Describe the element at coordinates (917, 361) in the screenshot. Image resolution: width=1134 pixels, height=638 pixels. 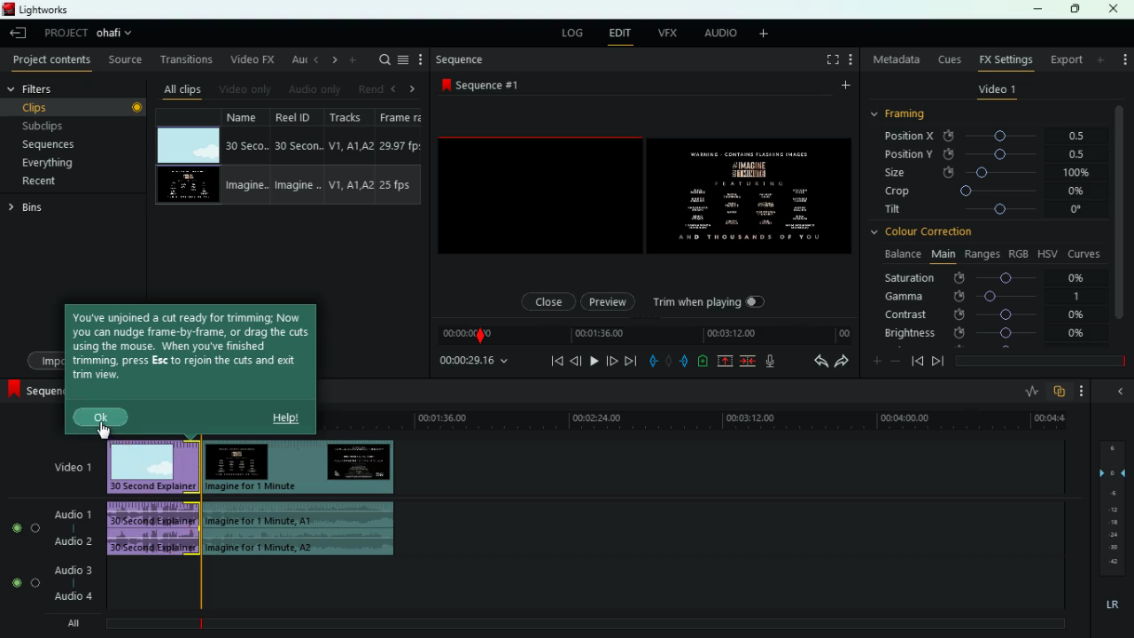
I see `back` at that location.